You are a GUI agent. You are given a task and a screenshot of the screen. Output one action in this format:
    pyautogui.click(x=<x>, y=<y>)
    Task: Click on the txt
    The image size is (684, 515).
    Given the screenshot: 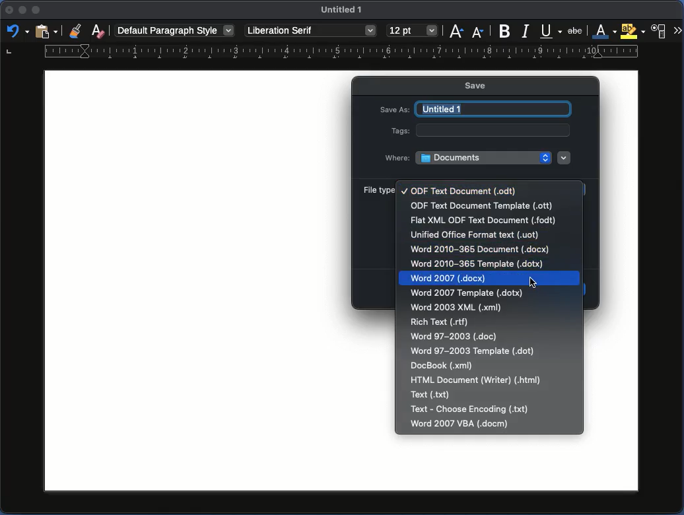 What is the action you would take?
    pyautogui.click(x=432, y=394)
    